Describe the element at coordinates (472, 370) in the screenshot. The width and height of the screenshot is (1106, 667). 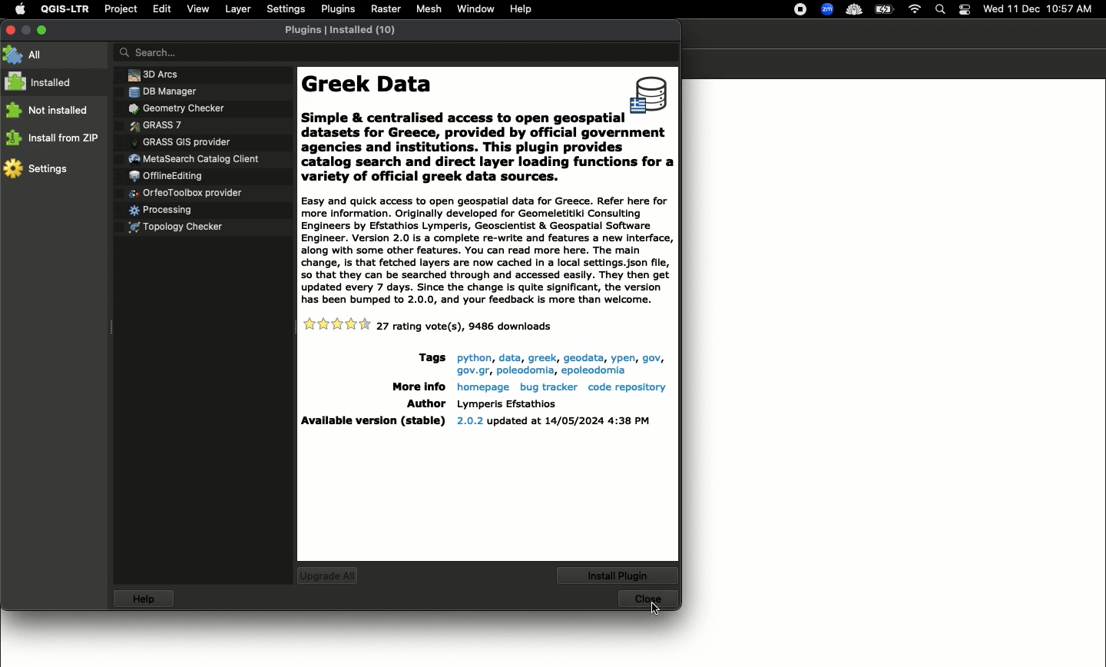
I see `gov gr` at that location.